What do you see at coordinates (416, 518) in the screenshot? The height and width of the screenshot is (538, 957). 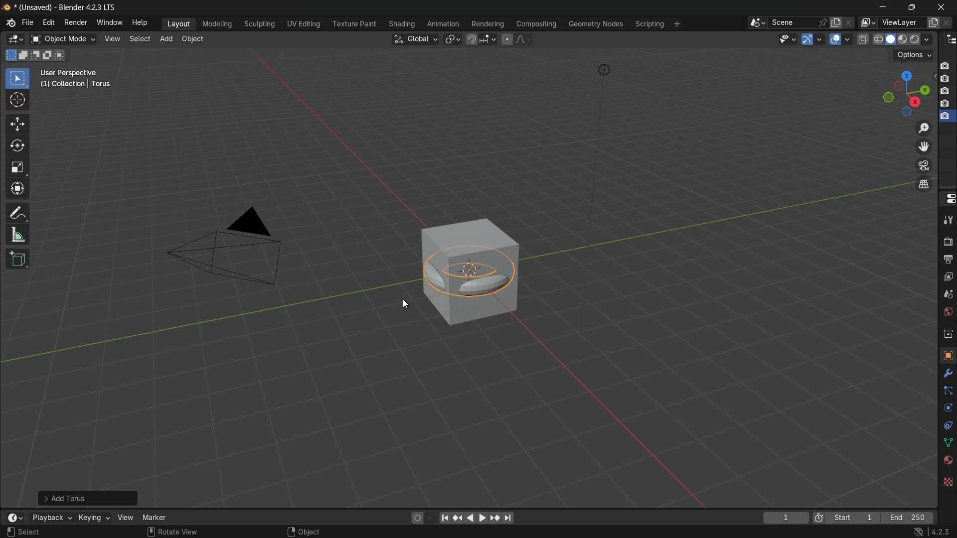 I see `auto keying` at bounding box center [416, 518].